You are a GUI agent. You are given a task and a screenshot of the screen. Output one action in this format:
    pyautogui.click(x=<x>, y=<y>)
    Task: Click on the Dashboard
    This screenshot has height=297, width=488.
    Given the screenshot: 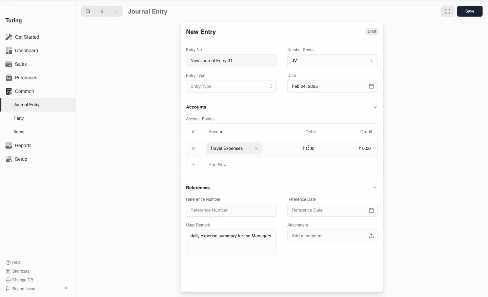 What is the action you would take?
    pyautogui.click(x=22, y=51)
    